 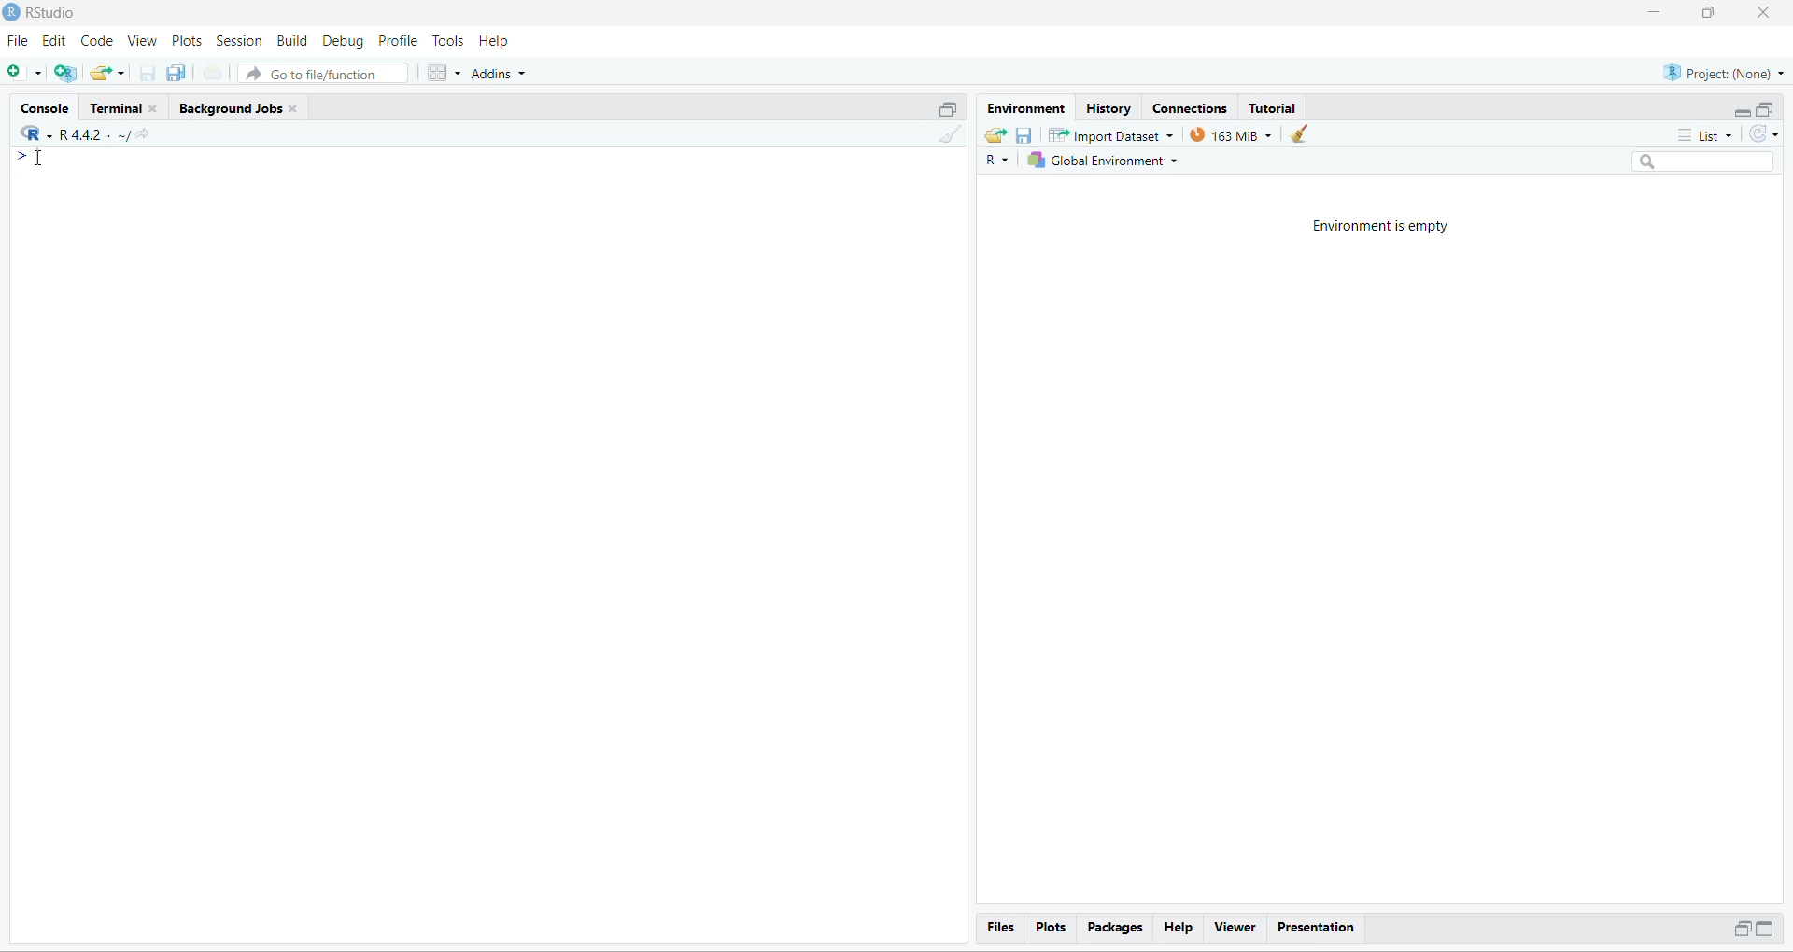 I want to click on refresh, so click(x=1764, y=134).